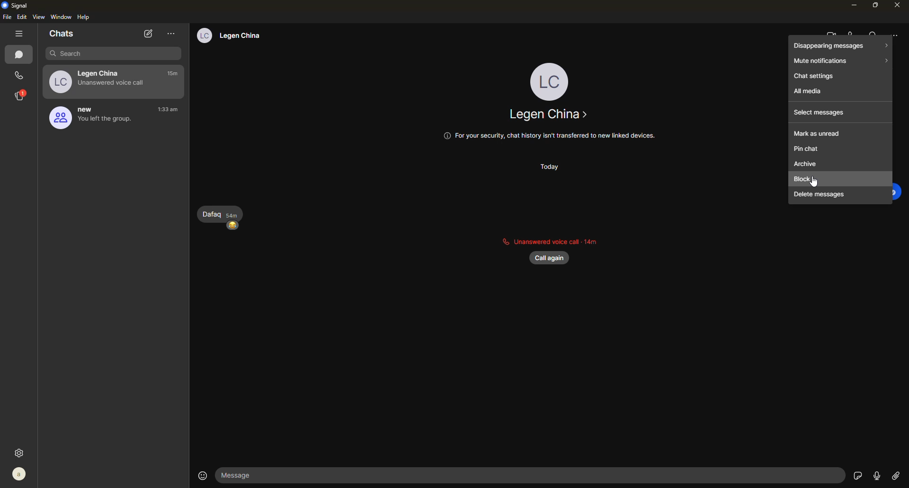 Image resolution: width=909 pixels, height=488 pixels. Describe the element at coordinates (85, 17) in the screenshot. I see `help` at that location.